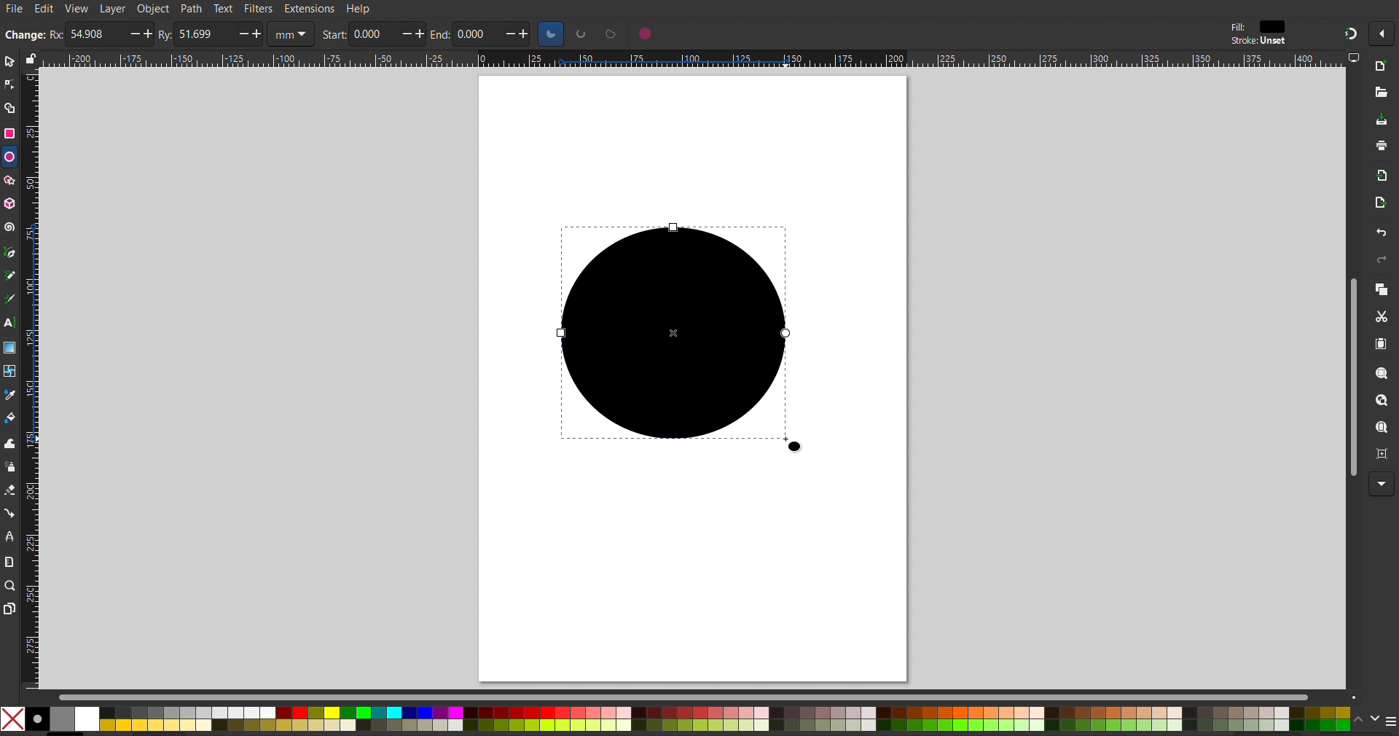 Image resolution: width=1399 pixels, height=736 pixels. What do you see at coordinates (1381, 230) in the screenshot?
I see `Undo` at bounding box center [1381, 230].